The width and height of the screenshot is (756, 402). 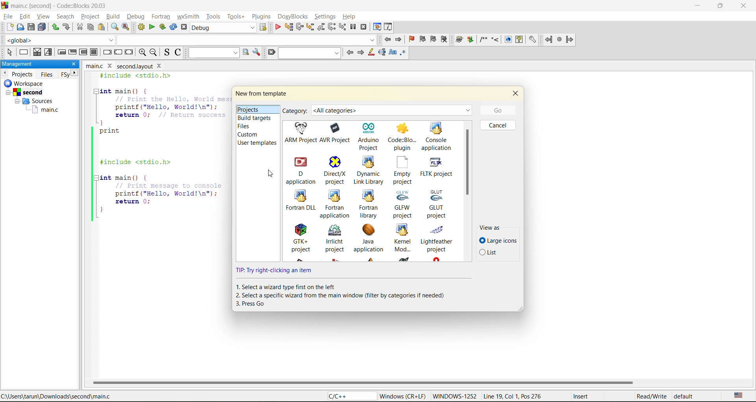 I want to click on toggle source, so click(x=165, y=52).